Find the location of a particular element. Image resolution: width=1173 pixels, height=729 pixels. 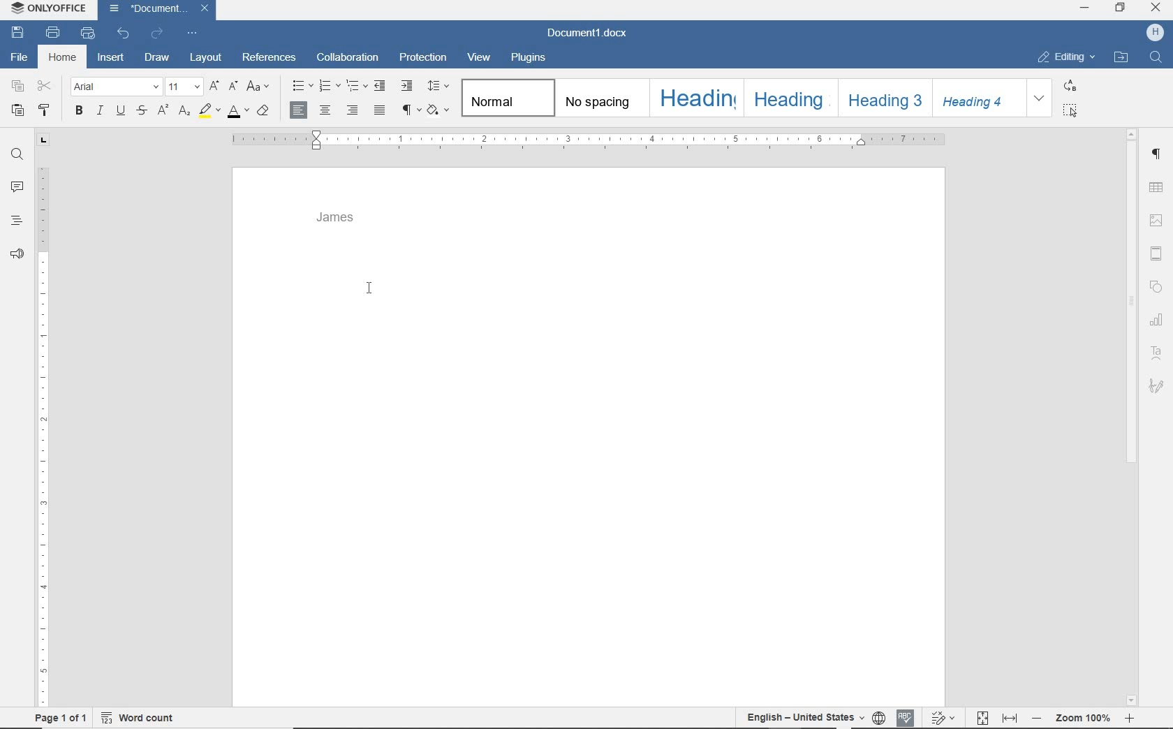

quick print is located at coordinates (87, 34).